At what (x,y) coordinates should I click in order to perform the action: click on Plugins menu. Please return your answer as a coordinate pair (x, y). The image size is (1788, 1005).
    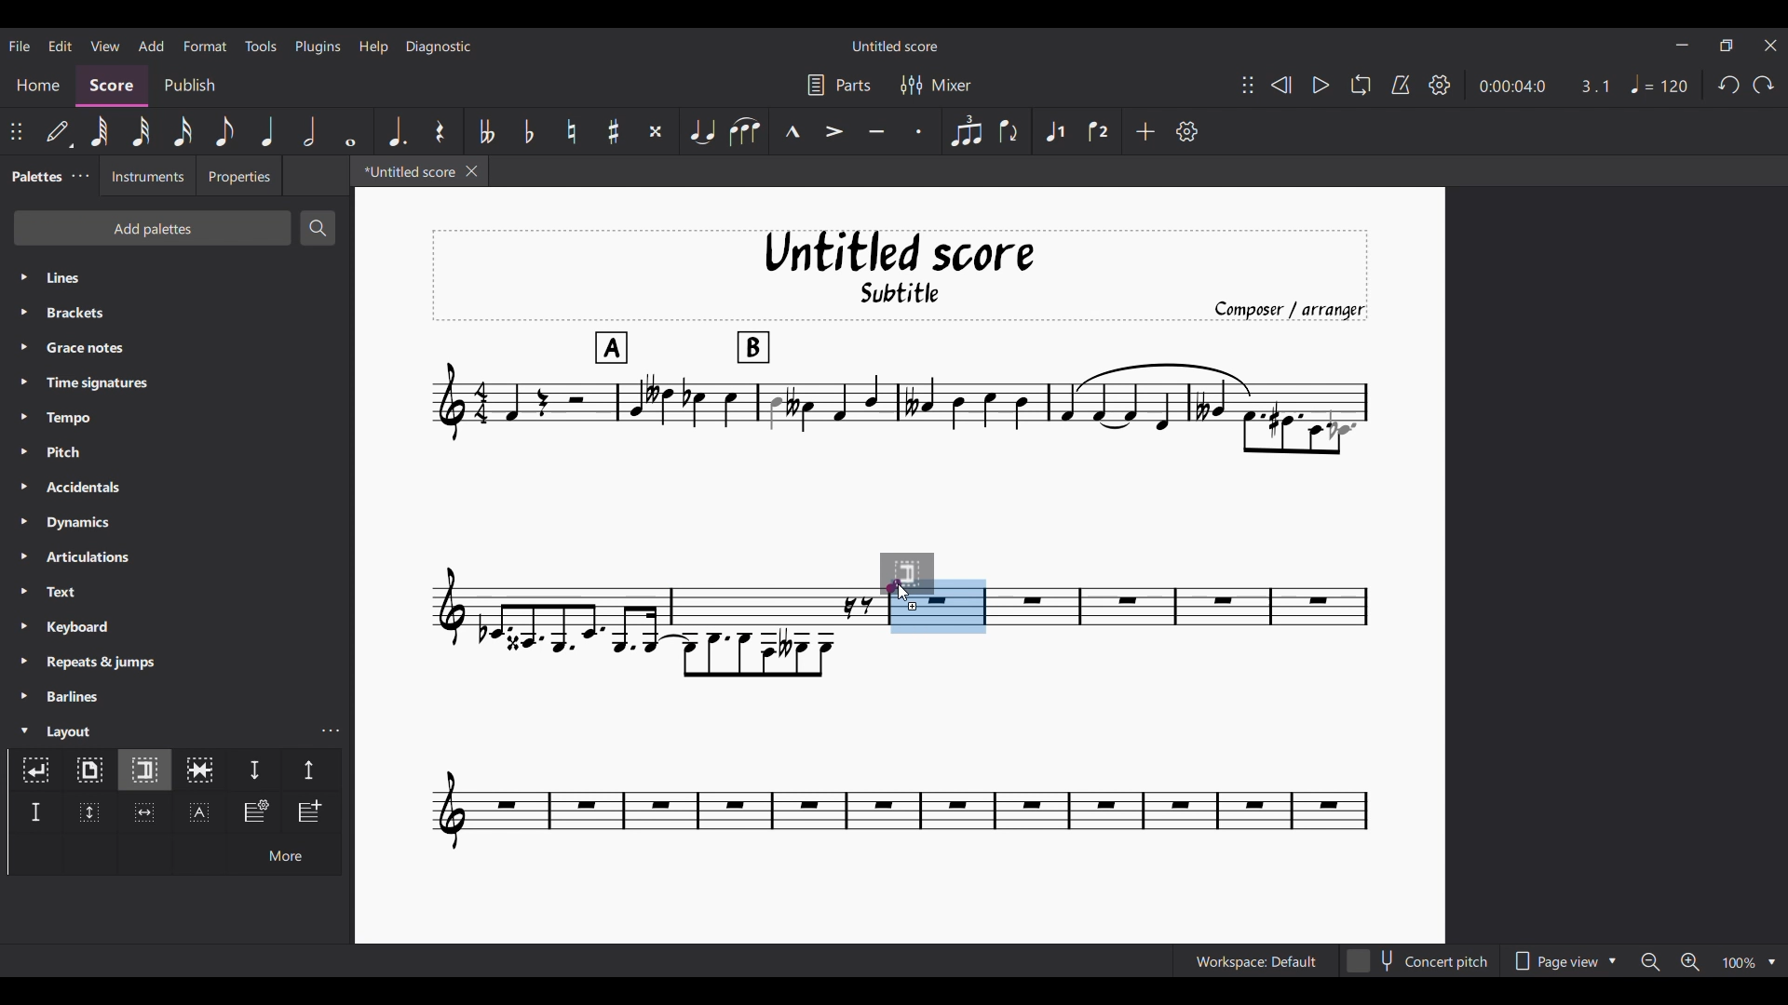
    Looking at the image, I should click on (318, 47).